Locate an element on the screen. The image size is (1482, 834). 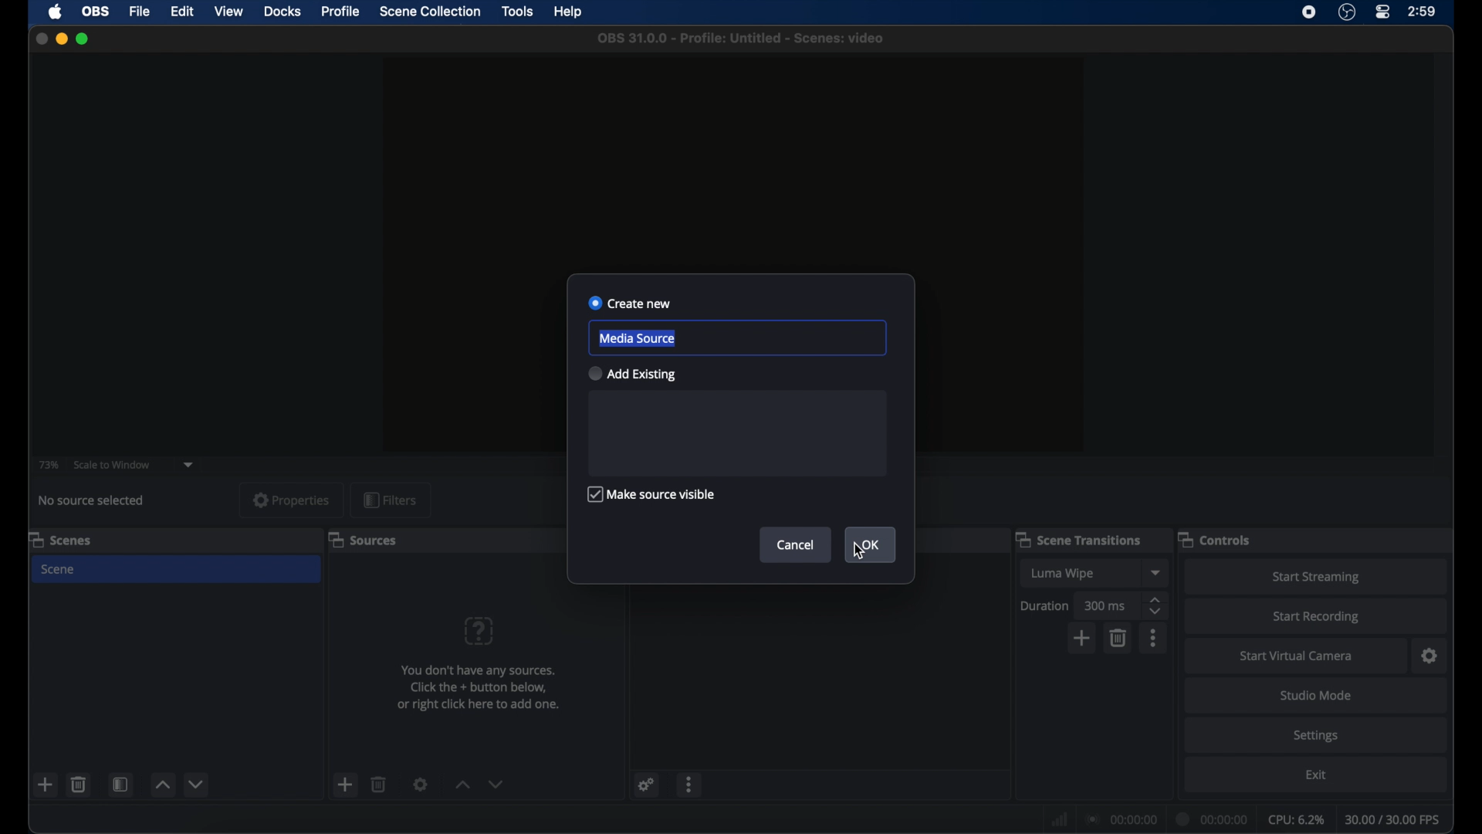
apple icon is located at coordinates (56, 12).